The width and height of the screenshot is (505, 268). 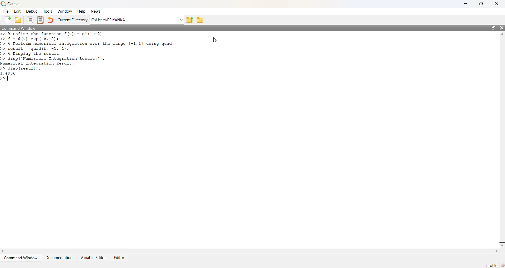 What do you see at coordinates (21, 258) in the screenshot?
I see `Command Window` at bounding box center [21, 258].